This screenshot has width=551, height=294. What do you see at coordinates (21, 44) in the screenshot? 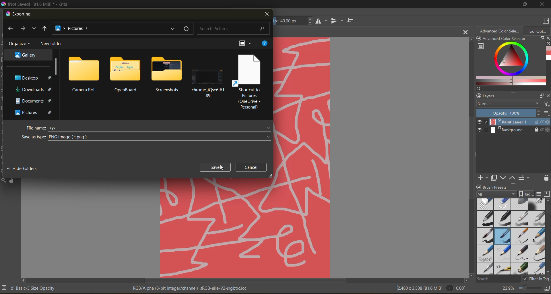
I see `` at bounding box center [21, 44].